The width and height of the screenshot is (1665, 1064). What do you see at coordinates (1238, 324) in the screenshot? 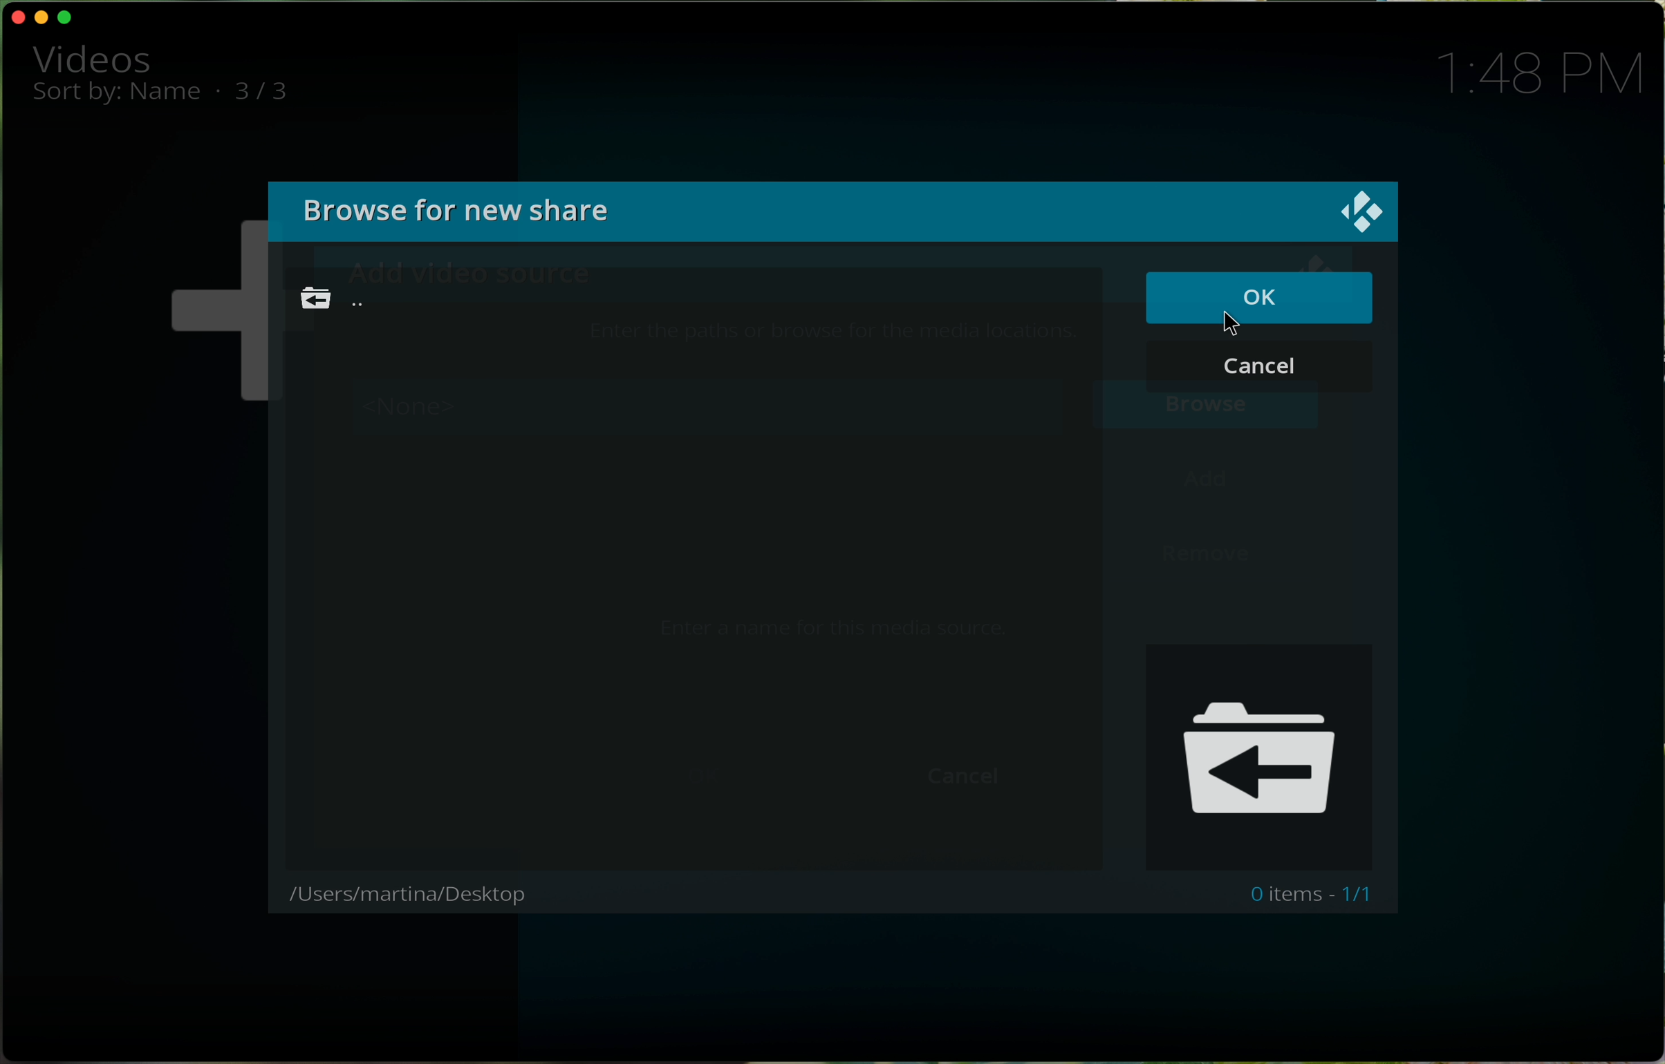
I see `cursor` at bounding box center [1238, 324].